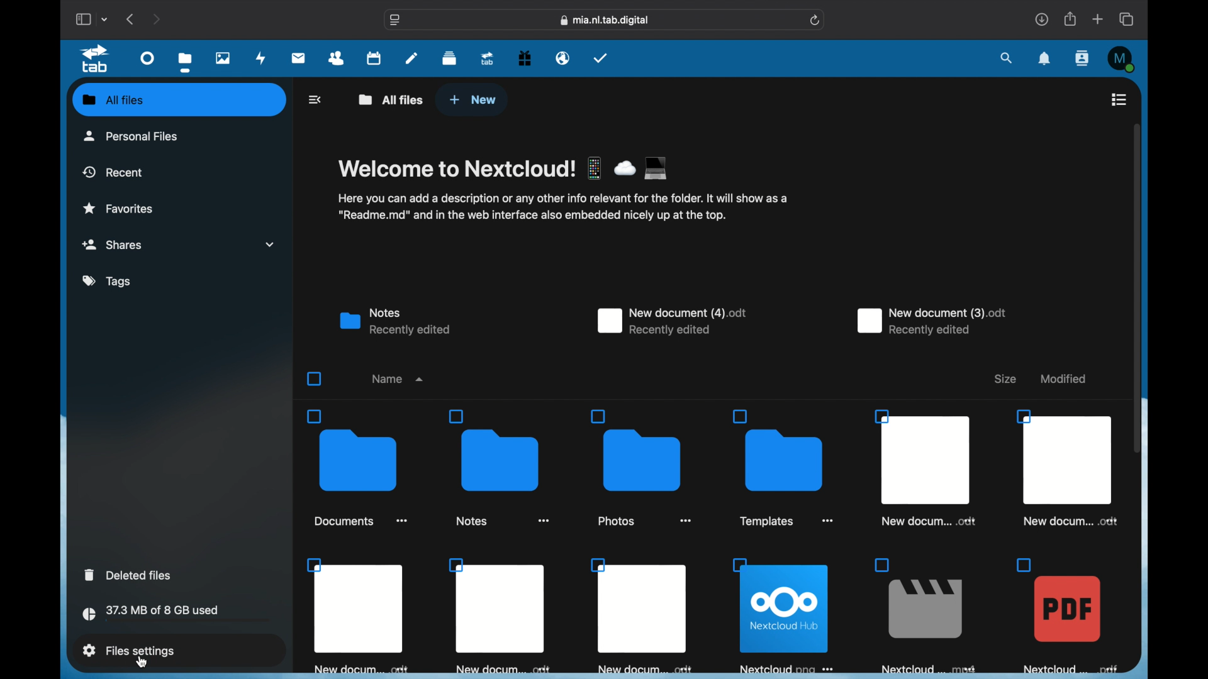  I want to click on file, so click(1066, 615).